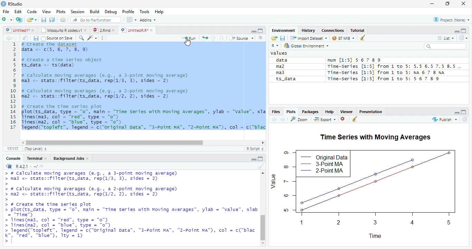 This screenshot has height=249, width=472. What do you see at coordinates (254, 149) in the screenshot?
I see `R Script` at bounding box center [254, 149].